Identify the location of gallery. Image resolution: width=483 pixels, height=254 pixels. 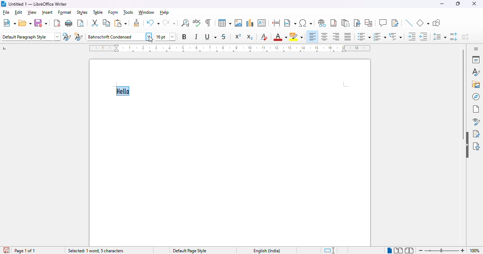
(476, 84).